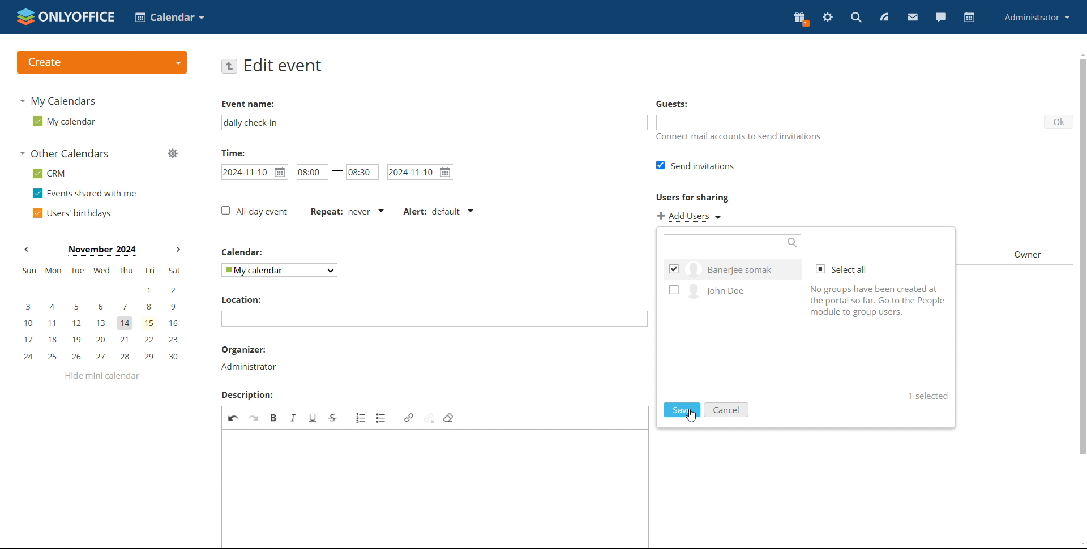  What do you see at coordinates (362, 170) in the screenshot?
I see `end time` at bounding box center [362, 170].